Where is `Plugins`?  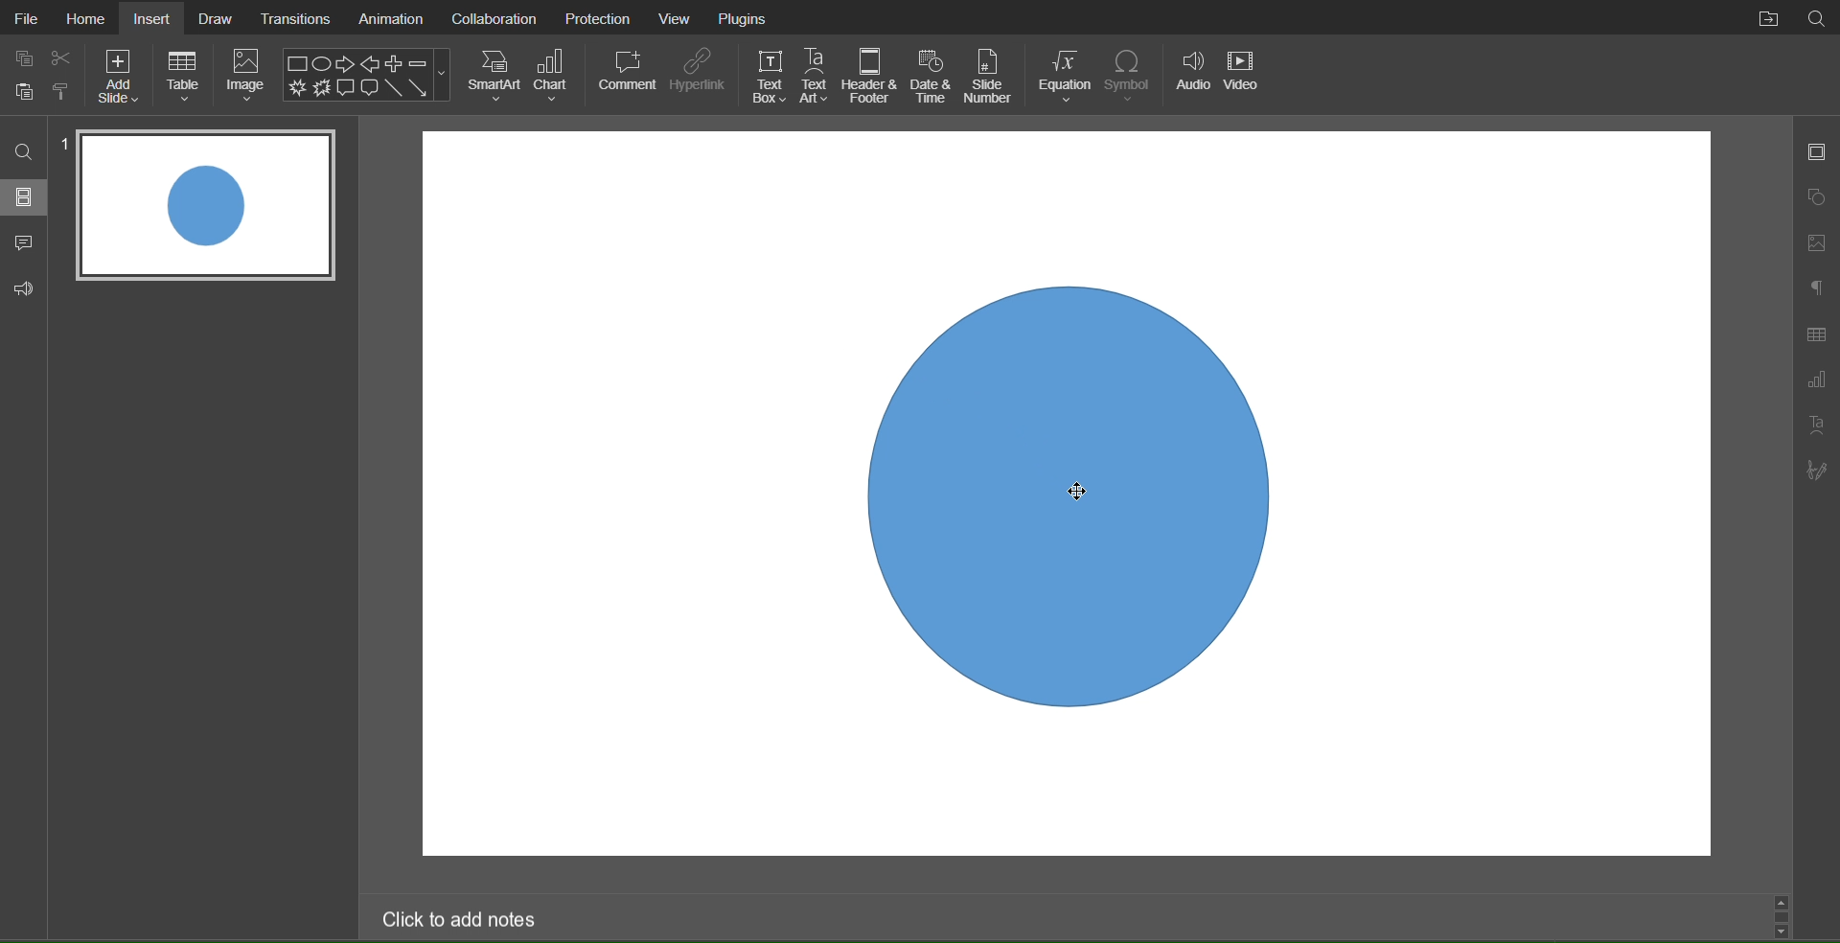 Plugins is located at coordinates (744, 17).